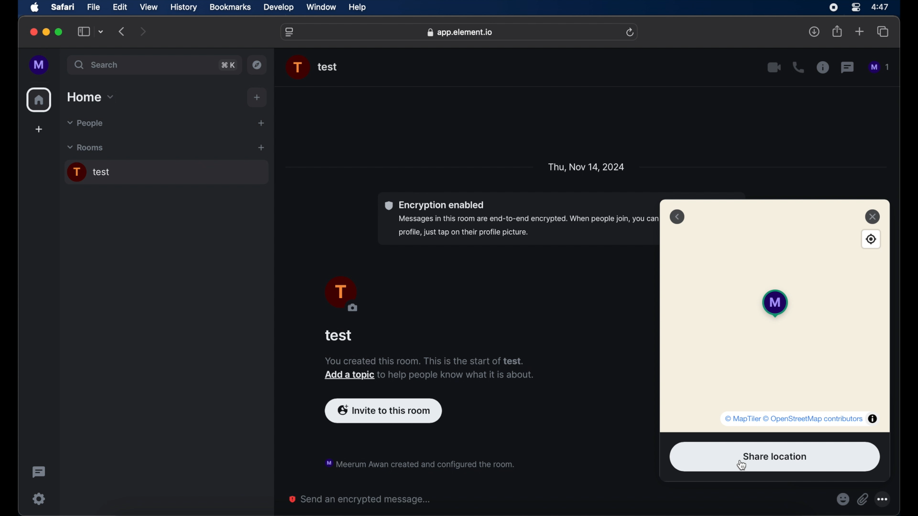 This screenshot has height=516, width=918. Describe the element at coordinates (848, 67) in the screenshot. I see `threads` at that location.